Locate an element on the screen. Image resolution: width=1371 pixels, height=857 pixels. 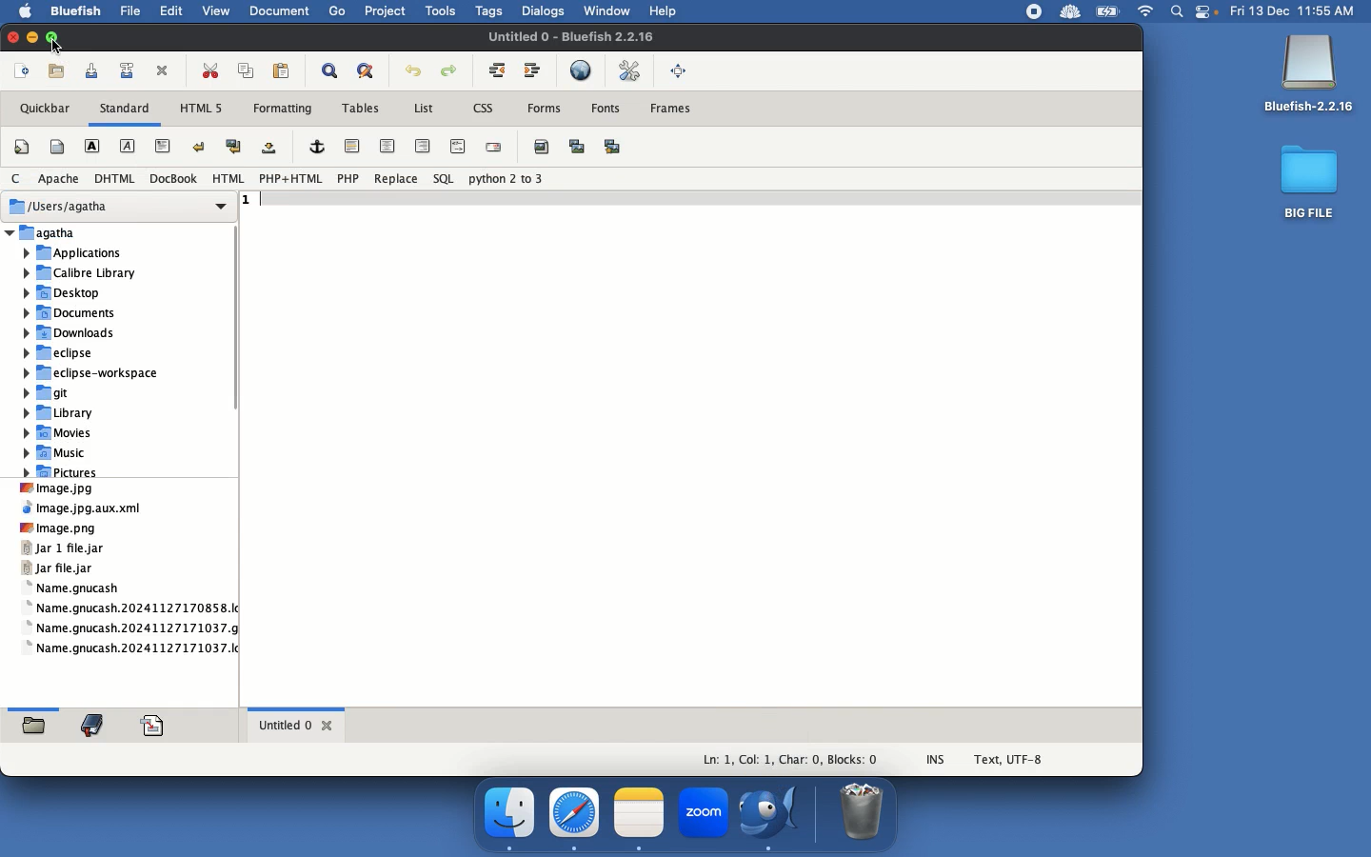
zoom is located at coordinates (702, 815).